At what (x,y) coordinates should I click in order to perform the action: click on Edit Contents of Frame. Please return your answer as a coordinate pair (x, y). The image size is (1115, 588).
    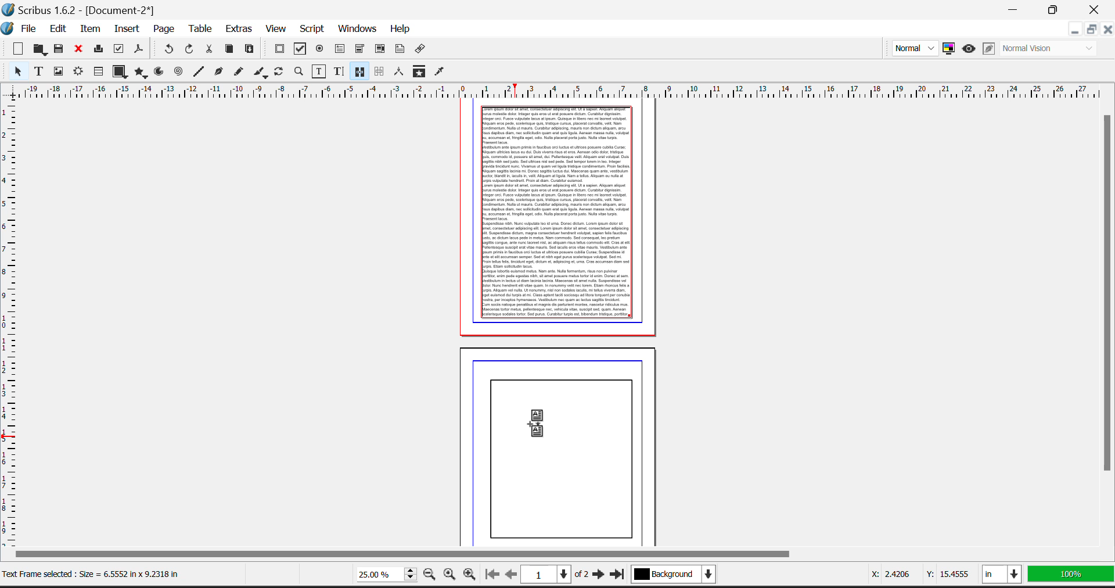
    Looking at the image, I should click on (318, 71).